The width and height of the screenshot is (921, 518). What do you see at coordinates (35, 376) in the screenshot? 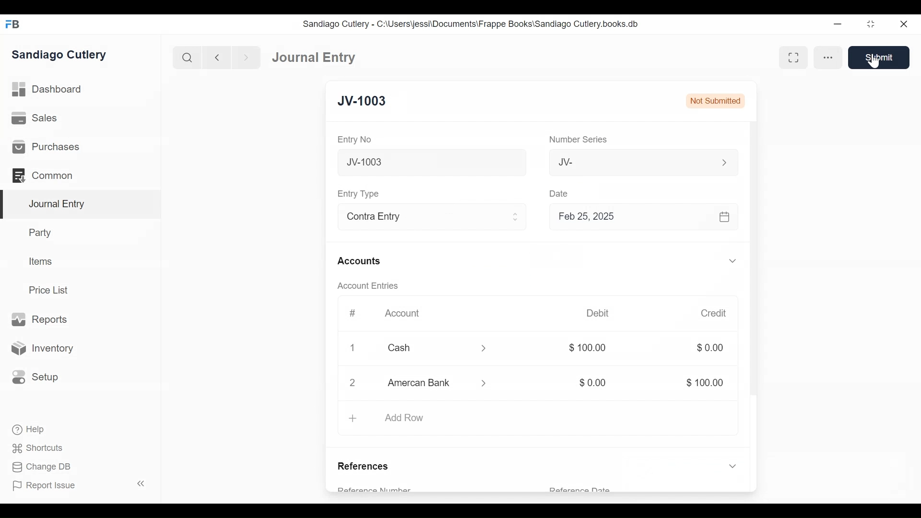
I see `Setup` at bounding box center [35, 376].